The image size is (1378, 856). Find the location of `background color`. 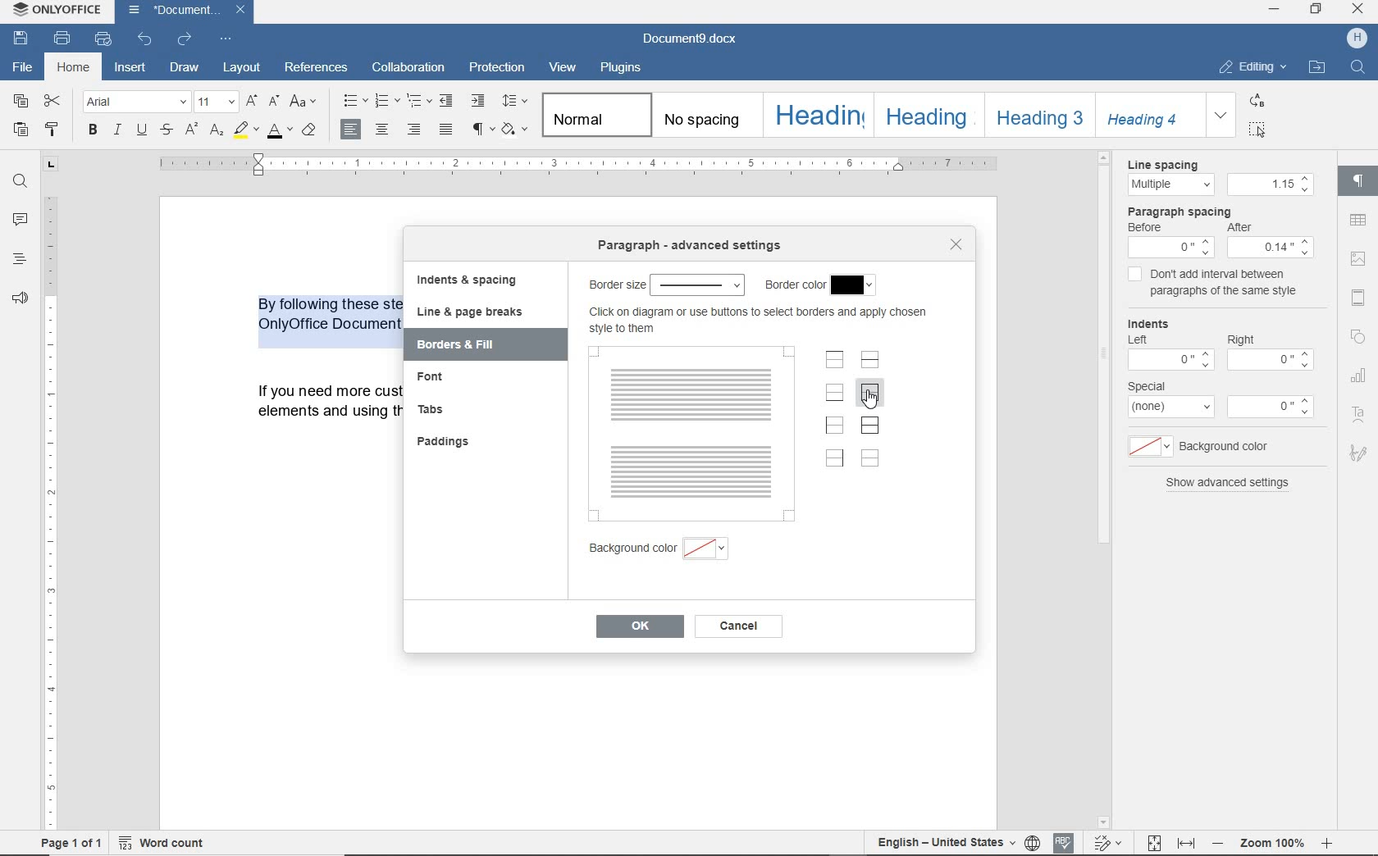

background color is located at coordinates (627, 549).